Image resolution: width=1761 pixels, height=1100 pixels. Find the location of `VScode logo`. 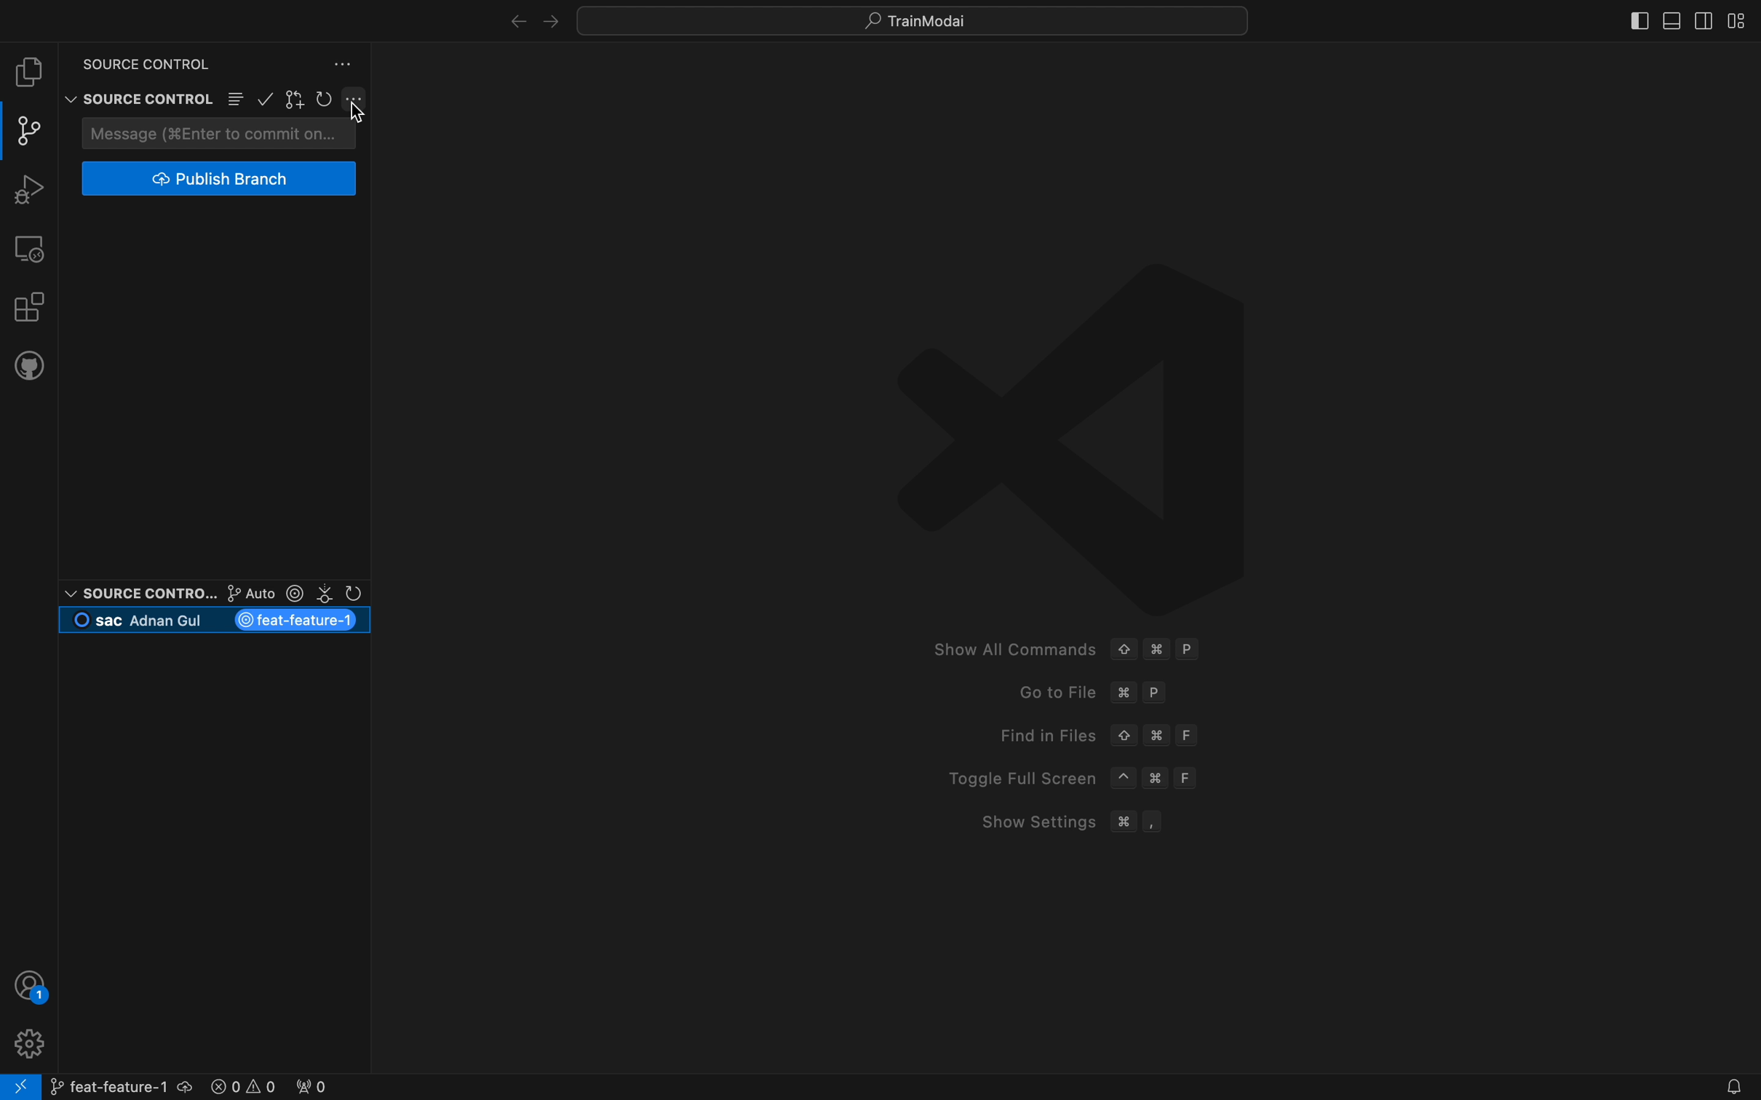

VScode logo is located at coordinates (1066, 434).